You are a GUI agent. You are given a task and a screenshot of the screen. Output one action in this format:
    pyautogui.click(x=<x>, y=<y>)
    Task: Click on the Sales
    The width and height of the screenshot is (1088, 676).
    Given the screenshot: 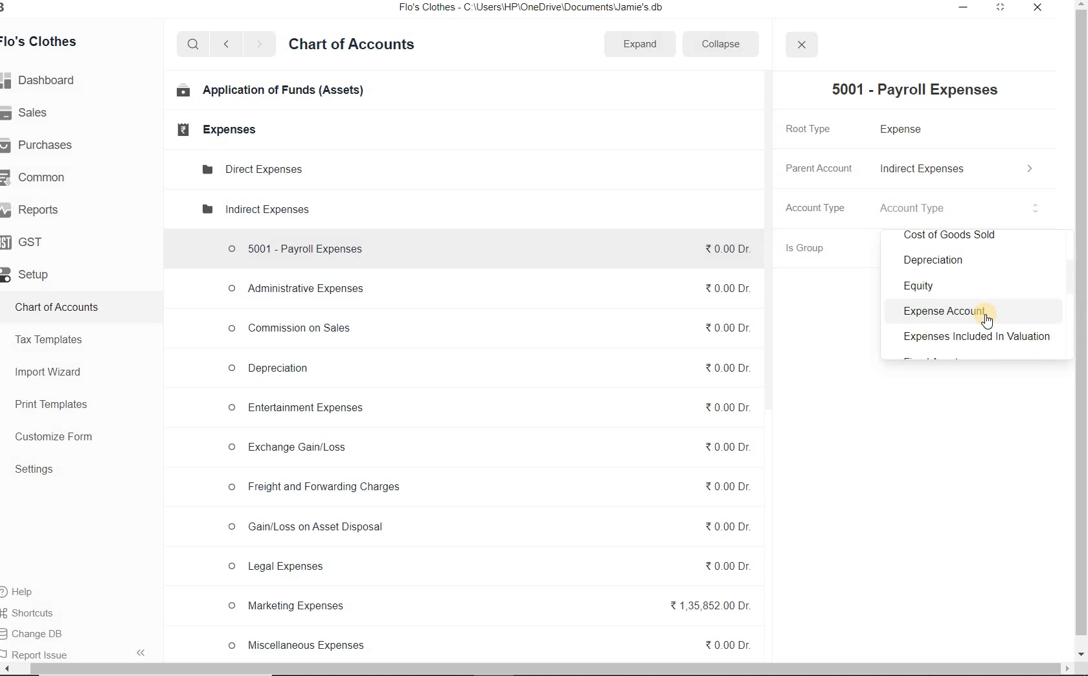 What is the action you would take?
    pyautogui.click(x=30, y=113)
    